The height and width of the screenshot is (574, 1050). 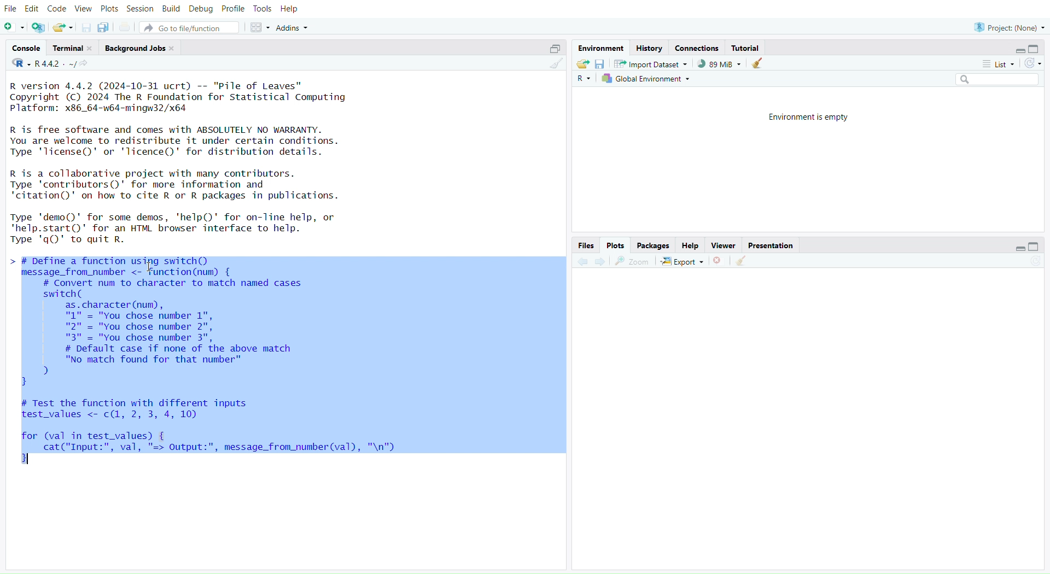 What do you see at coordinates (151, 267) in the screenshot?
I see `Text cursor` at bounding box center [151, 267].